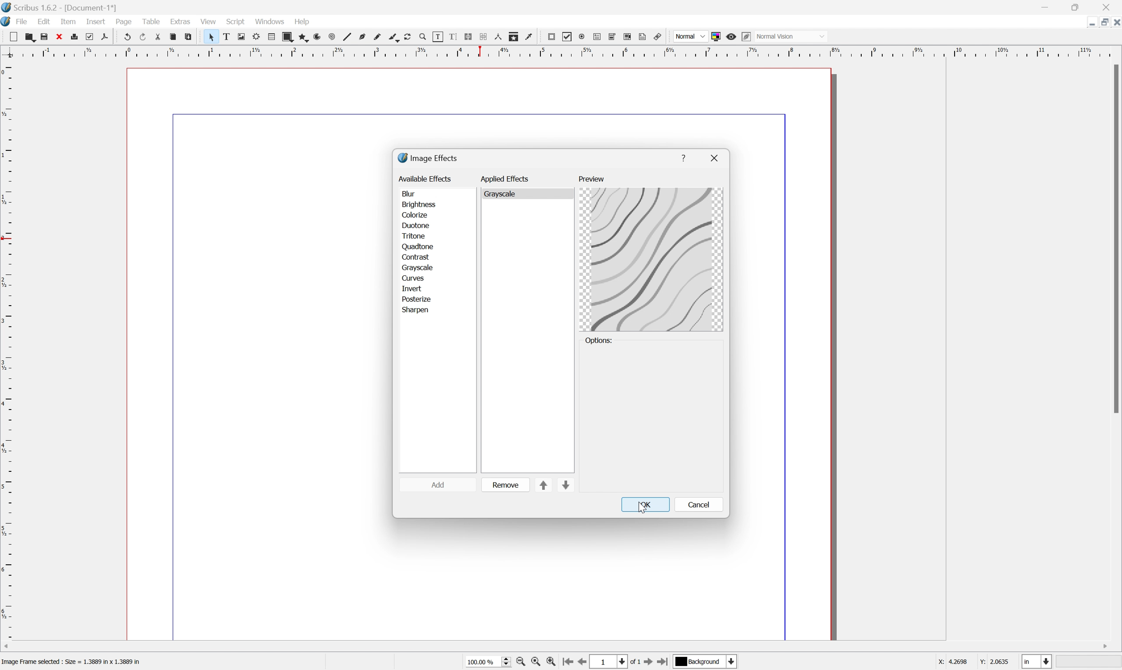  What do you see at coordinates (1045, 8) in the screenshot?
I see `Minimize` at bounding box center [1045, 8].